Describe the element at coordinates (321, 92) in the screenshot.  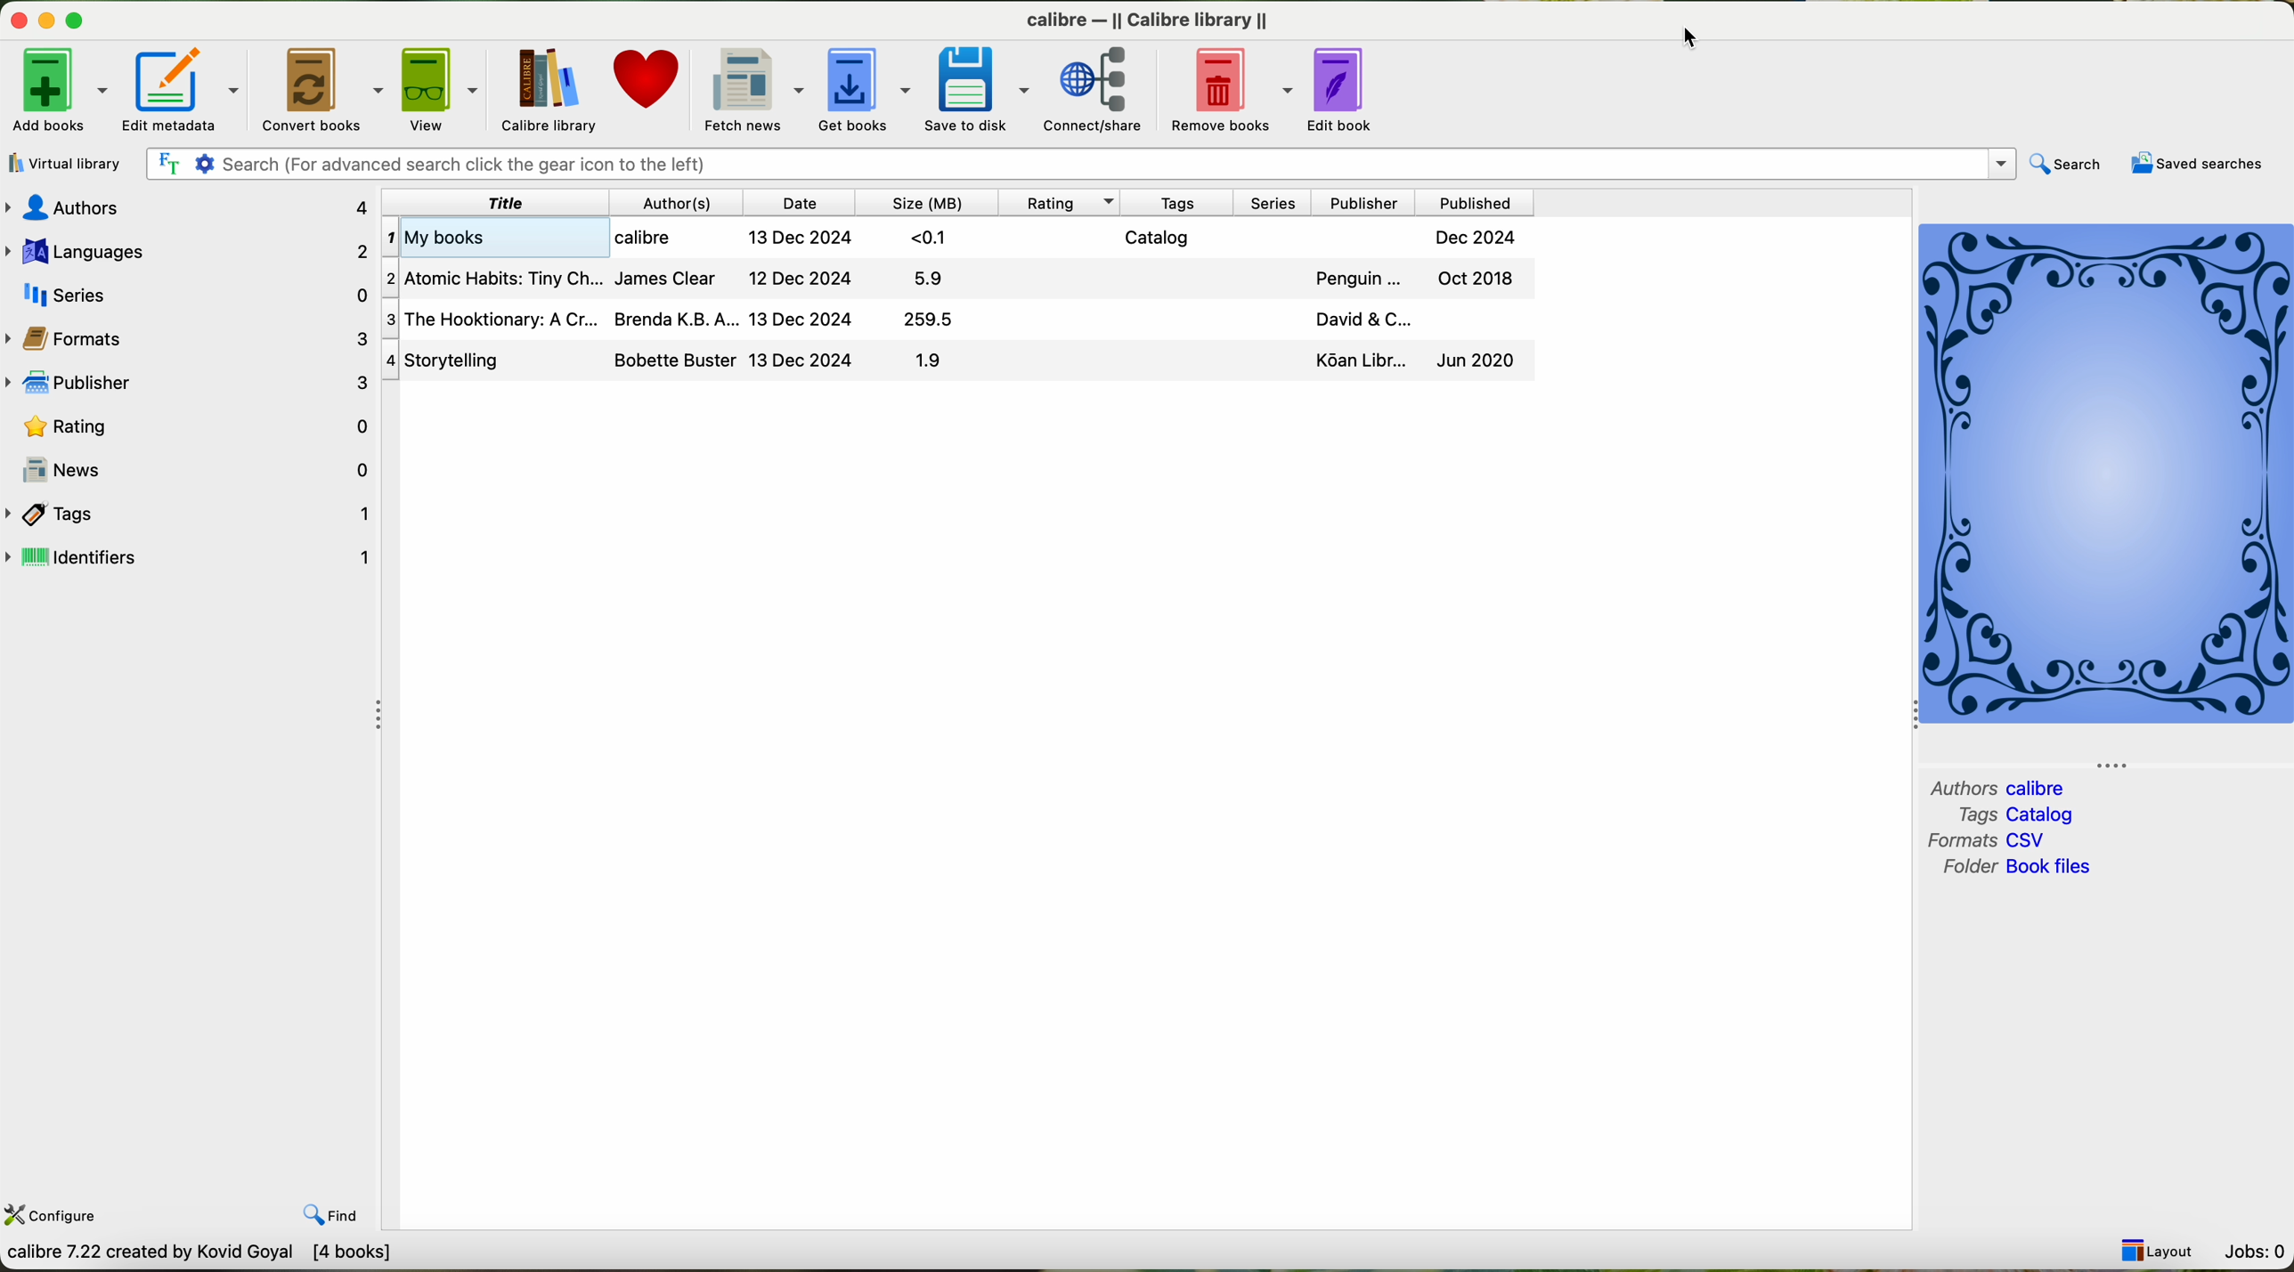
I see `click on convert books options` at that location.